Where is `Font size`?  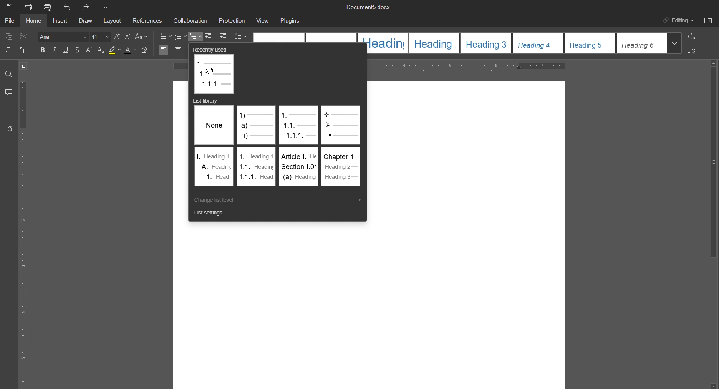
Font size is located at coordinates (101, 37).